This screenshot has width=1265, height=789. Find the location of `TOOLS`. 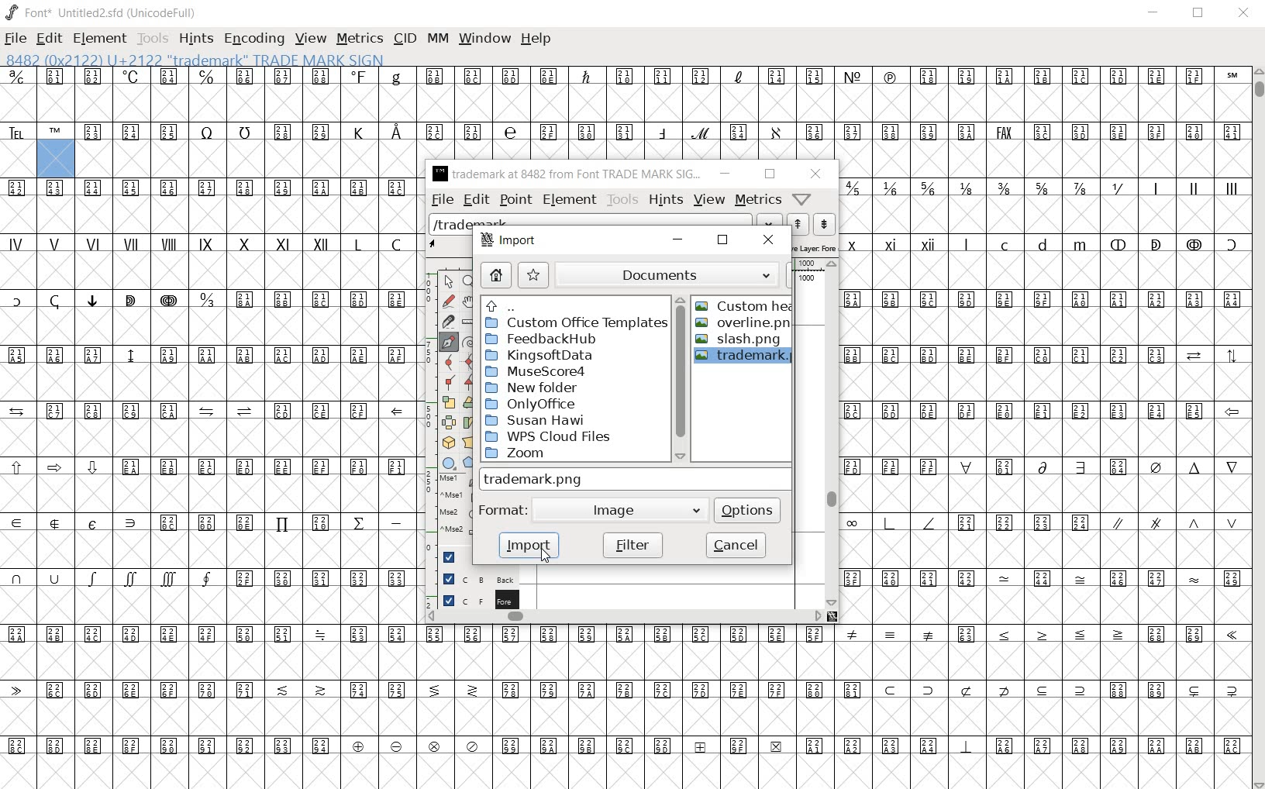

TOOLS is located at coordinates (152, 38).